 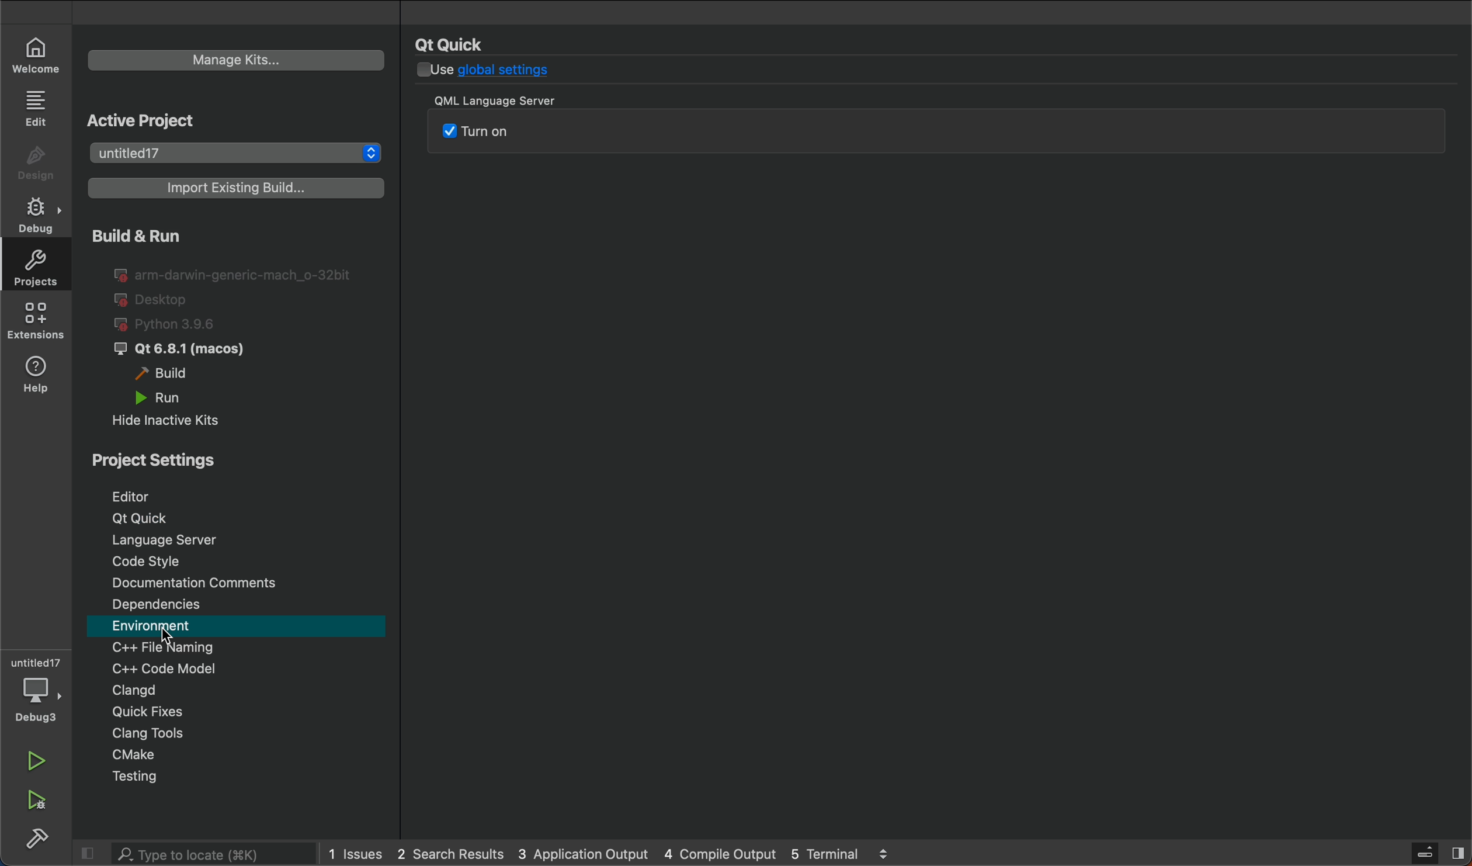 What do you see at coordinates (240, 604) in the screenshot?
I see `Dependencies ` at bounding box center [240, 604].